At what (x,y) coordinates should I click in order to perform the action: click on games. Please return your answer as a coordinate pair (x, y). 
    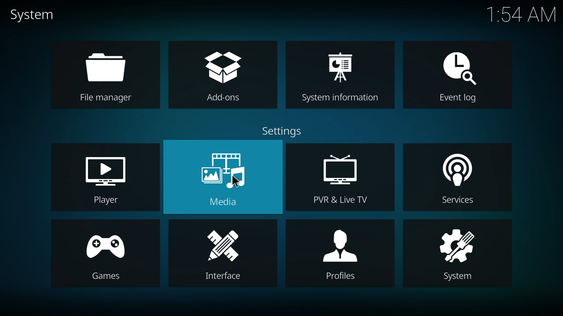
    Looking at the image, I should click on (106, 253).